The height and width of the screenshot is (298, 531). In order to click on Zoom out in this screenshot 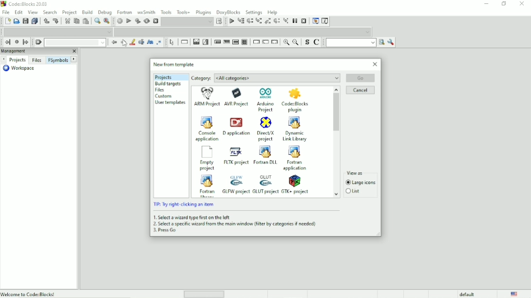, I will do `click(295, 42)`.